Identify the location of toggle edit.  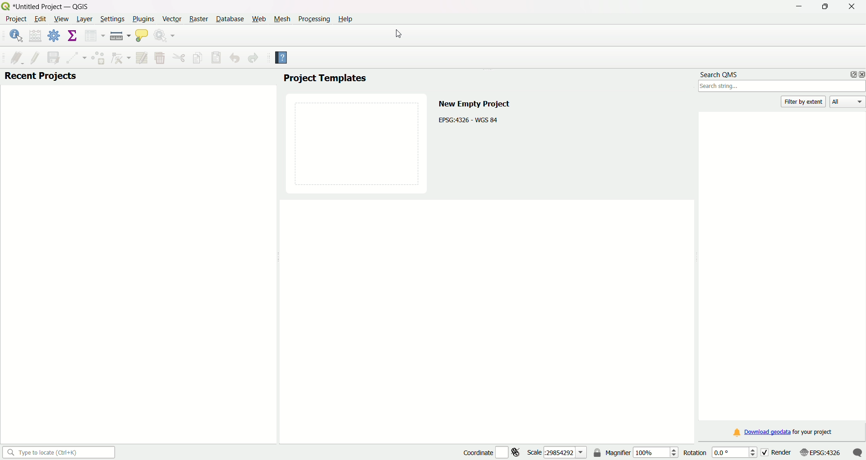
(35, 57).